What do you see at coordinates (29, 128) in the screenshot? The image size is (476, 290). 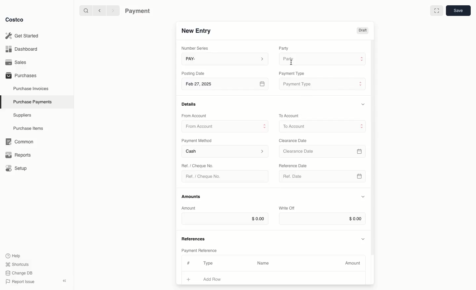 I see `Purchase Items` at bounding box center [29, 128].